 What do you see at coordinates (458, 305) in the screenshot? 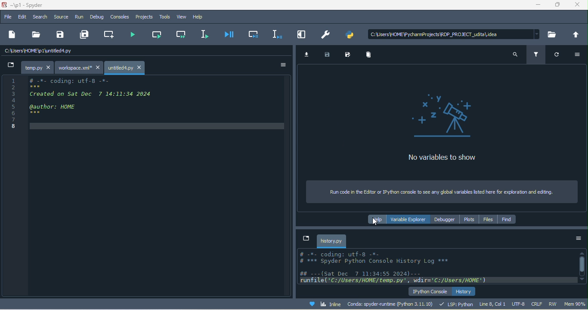
I see `lsp python` at bounding box center [458, 305].